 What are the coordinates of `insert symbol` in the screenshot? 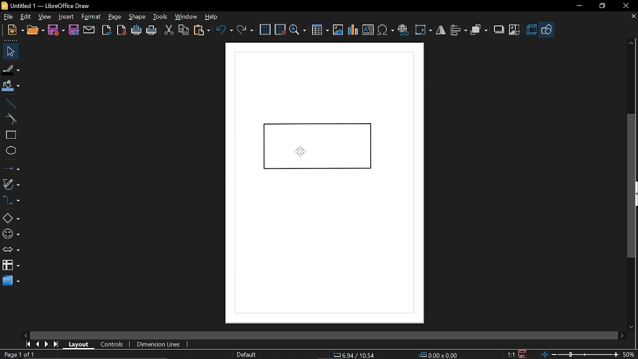 It's located at (386, 29).